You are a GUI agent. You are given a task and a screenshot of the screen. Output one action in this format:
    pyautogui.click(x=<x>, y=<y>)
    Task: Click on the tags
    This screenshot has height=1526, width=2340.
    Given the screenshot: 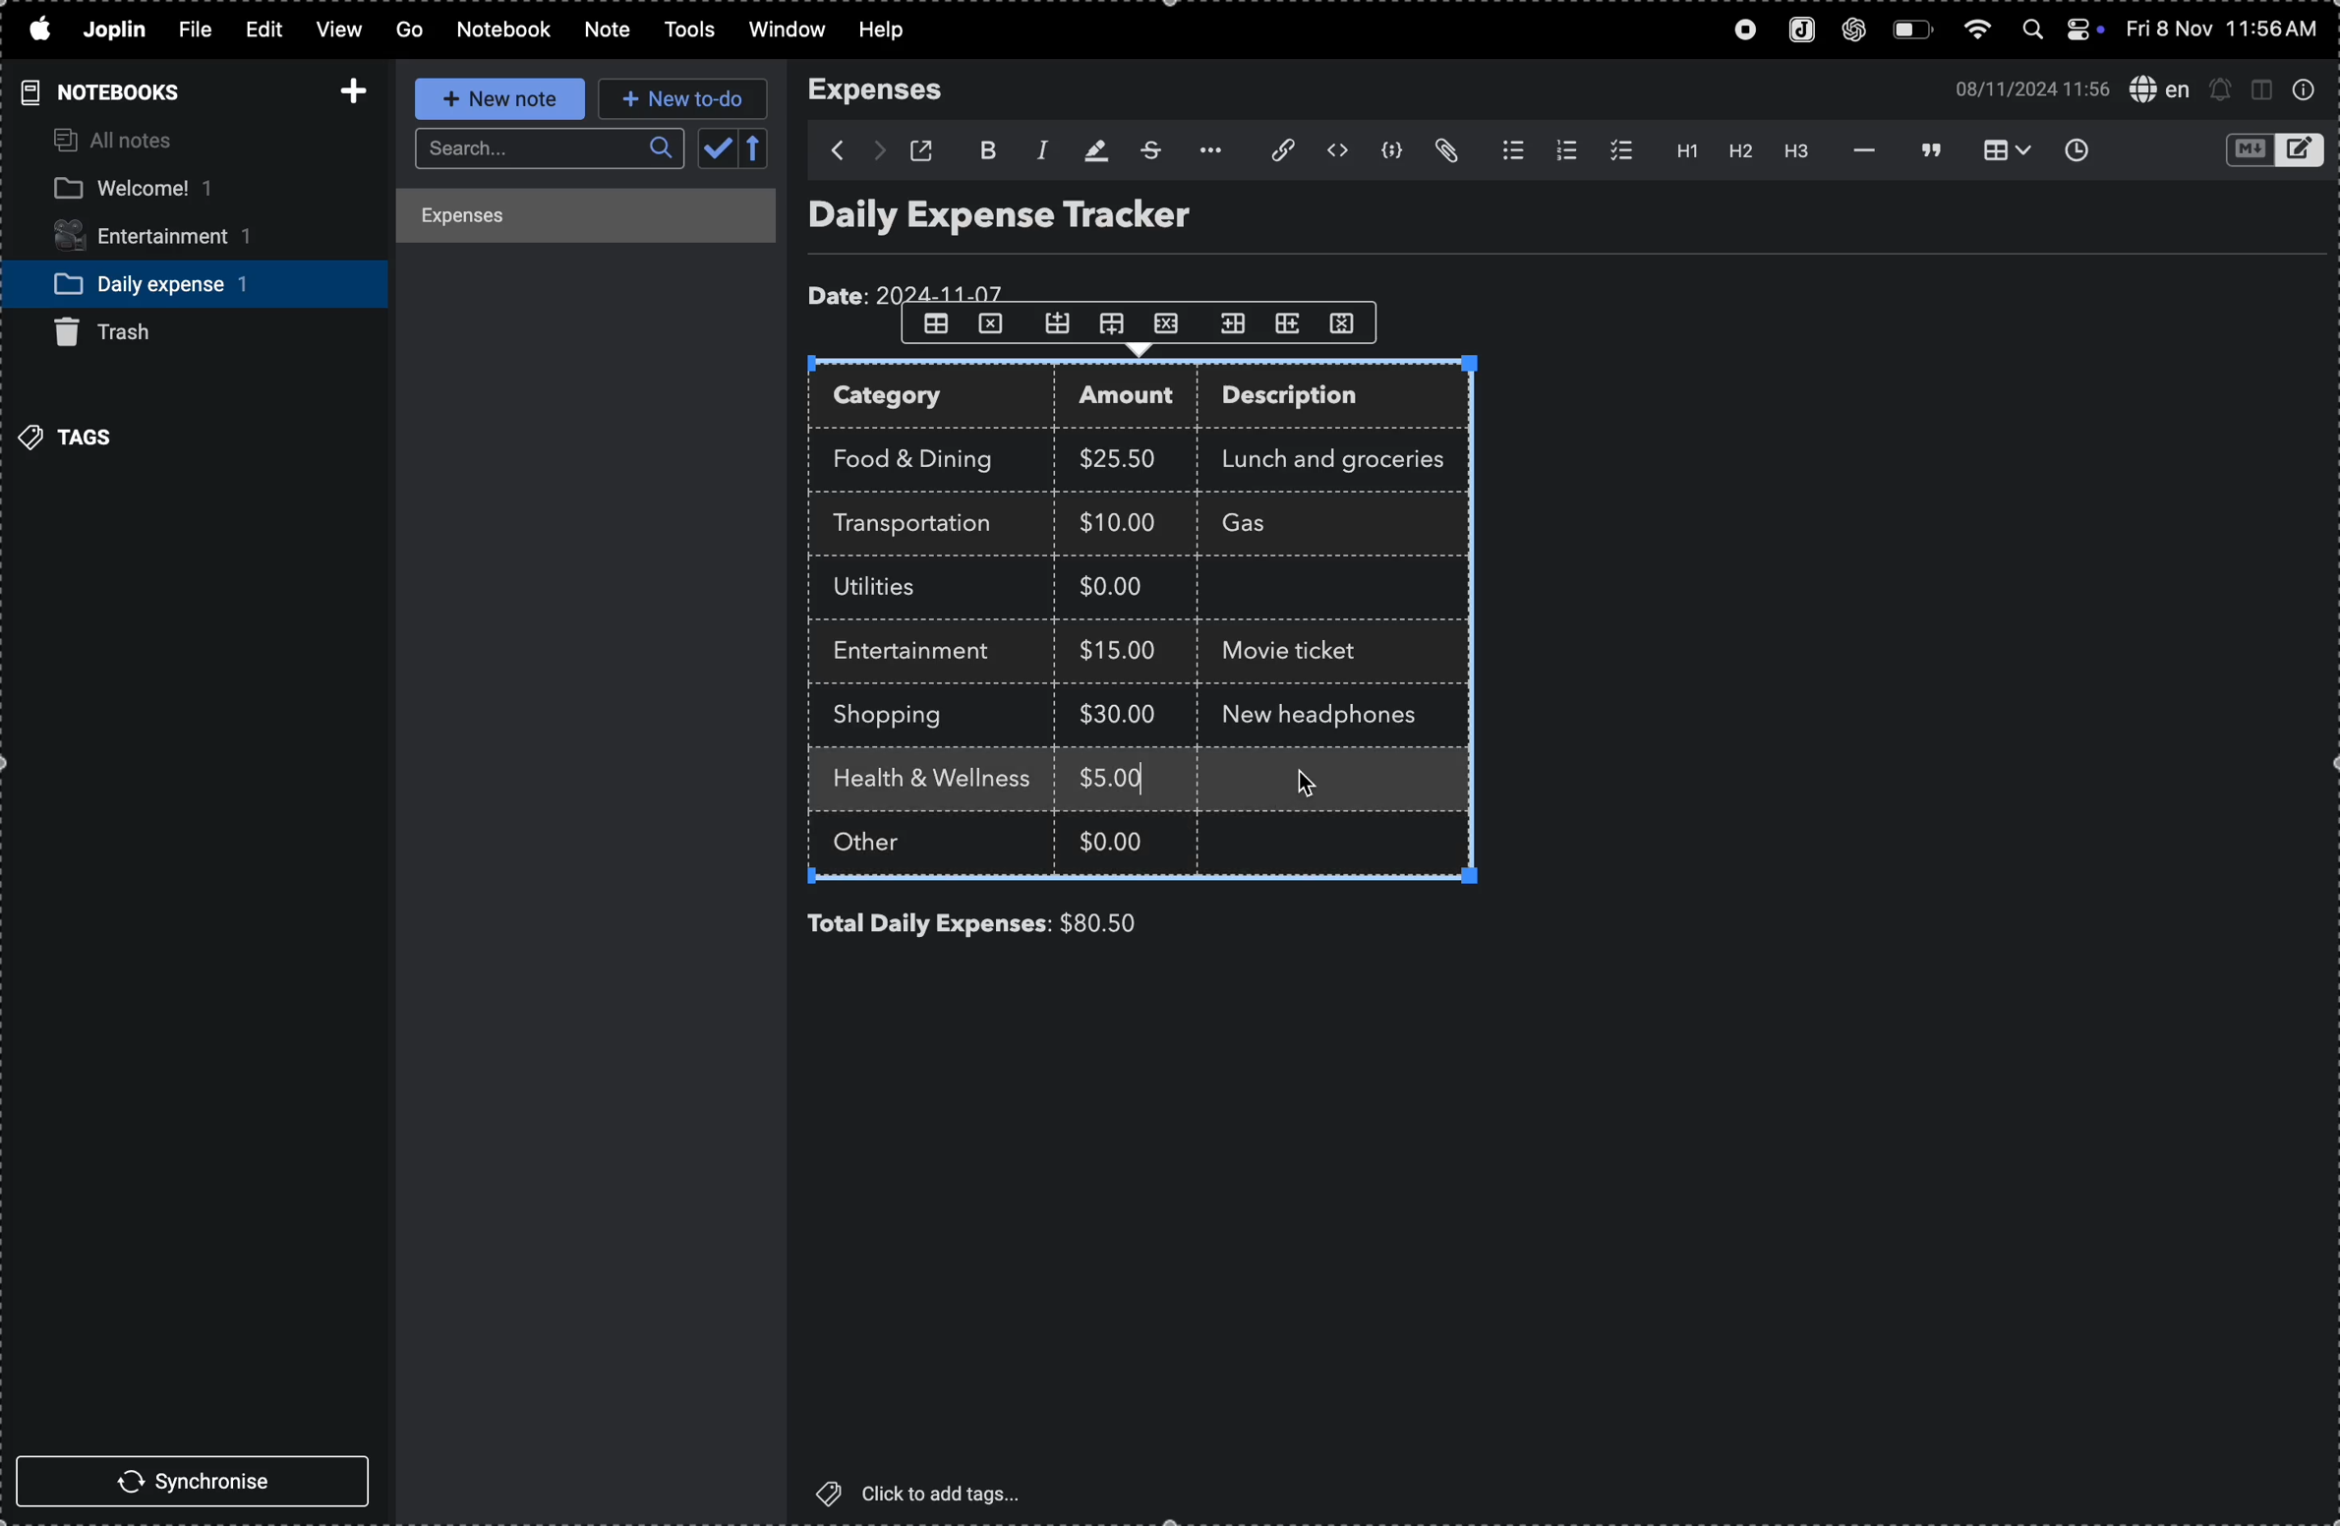 What is the action you would take?
    pyautogui.click(x=74, y=435)
    